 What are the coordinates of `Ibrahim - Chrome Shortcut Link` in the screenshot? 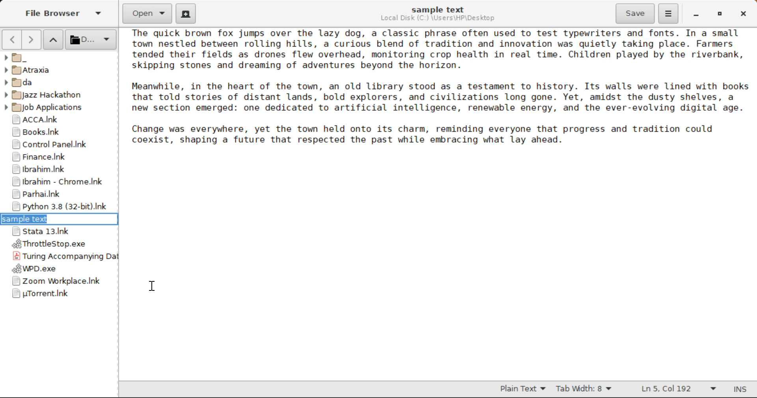 It's located at (57, 183).